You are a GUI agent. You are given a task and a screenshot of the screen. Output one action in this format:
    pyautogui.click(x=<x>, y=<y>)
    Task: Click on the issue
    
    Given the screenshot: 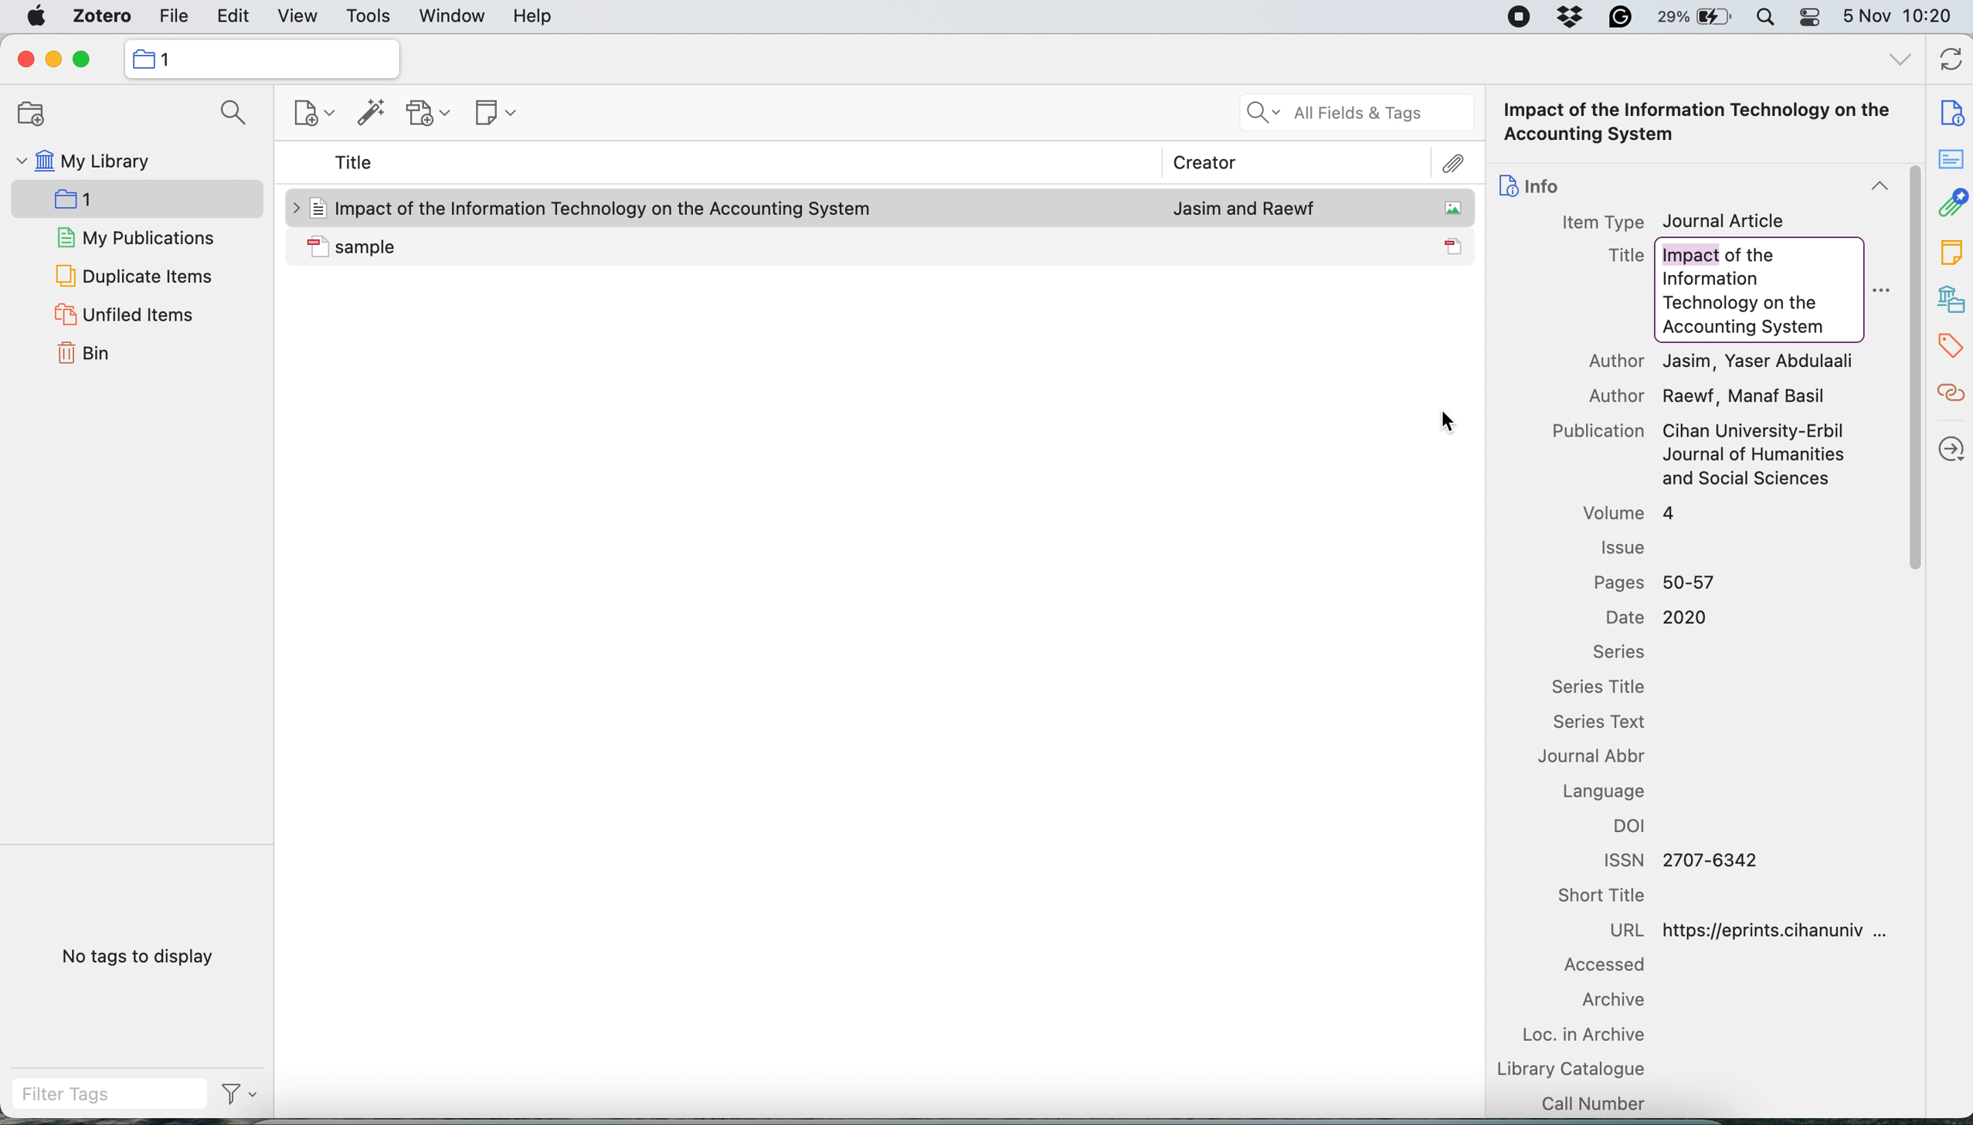 What is the action you would take?
    pyautogui.click(x=1623, y=547)
    